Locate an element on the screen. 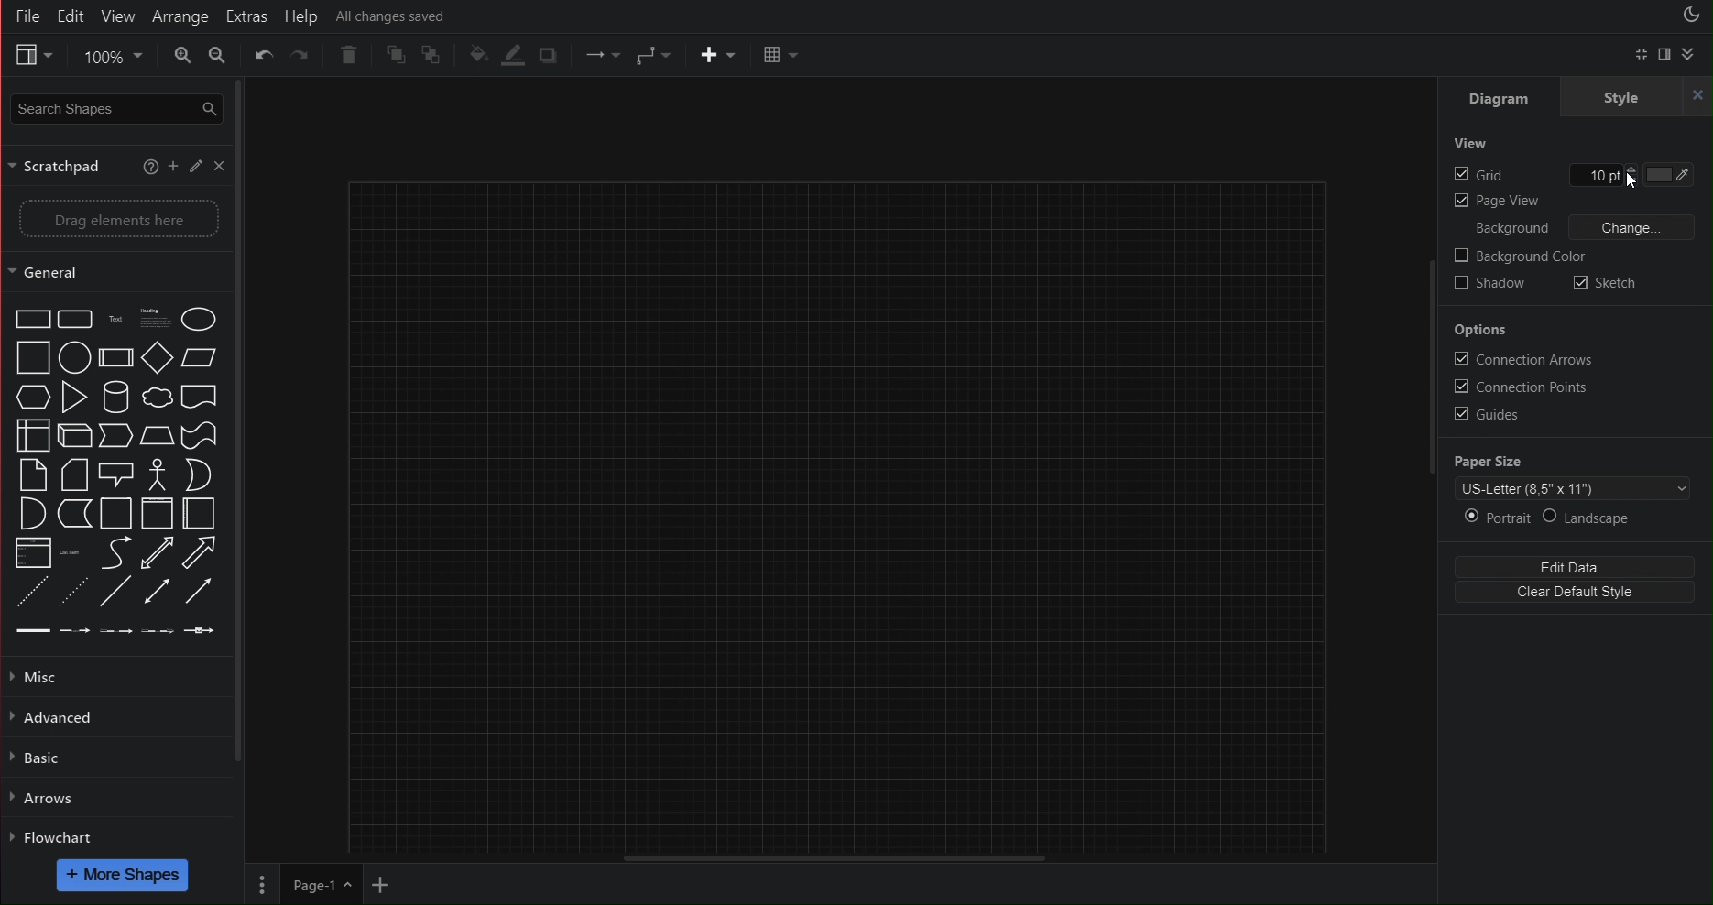 The height and width of the screenshot is (905, 1713). Options is located at coordinates (1480, 333).